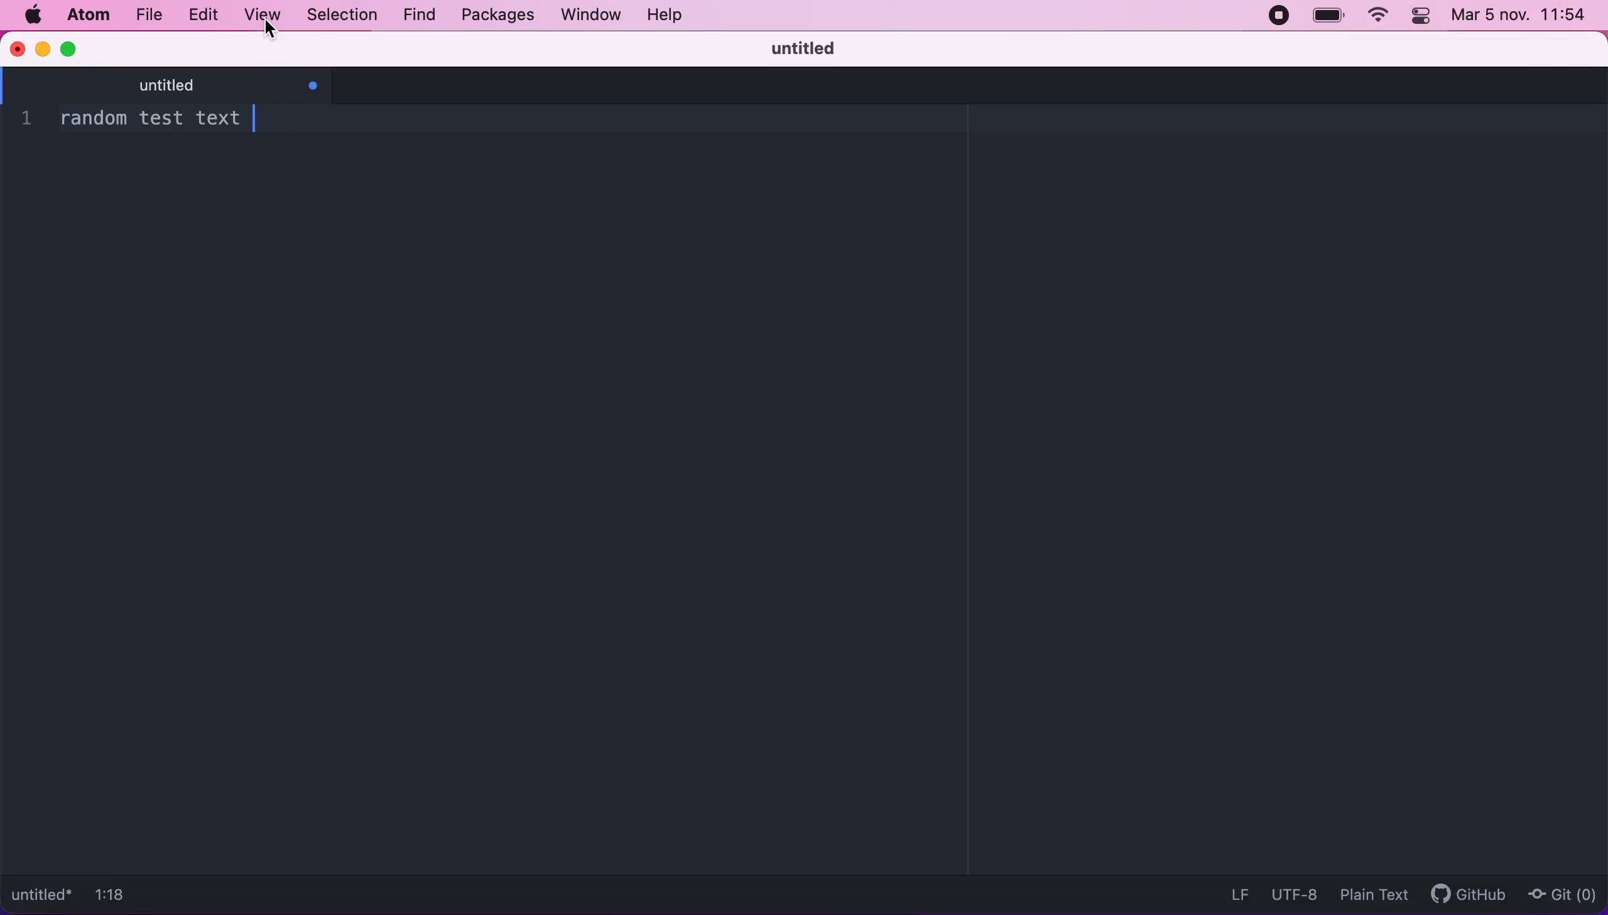  I want to click on selection, so click(340, 14).